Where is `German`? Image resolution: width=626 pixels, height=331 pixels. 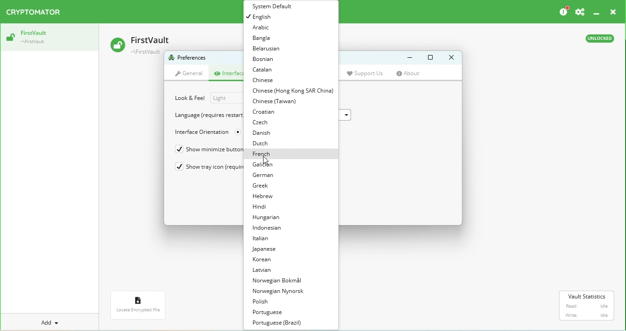 German is located at coordinates (266, 175).